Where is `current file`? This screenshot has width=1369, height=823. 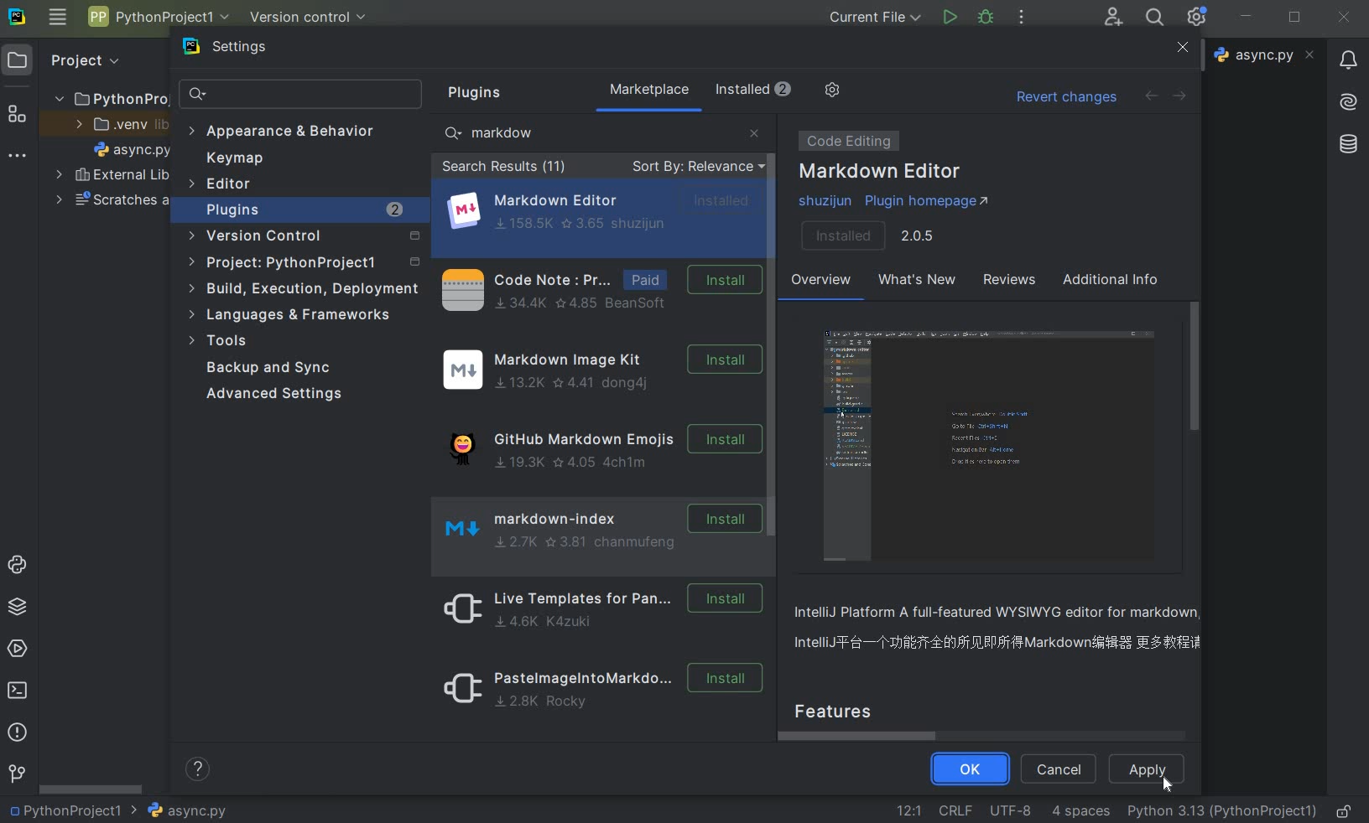
current file is located at coordinates (875, 17).